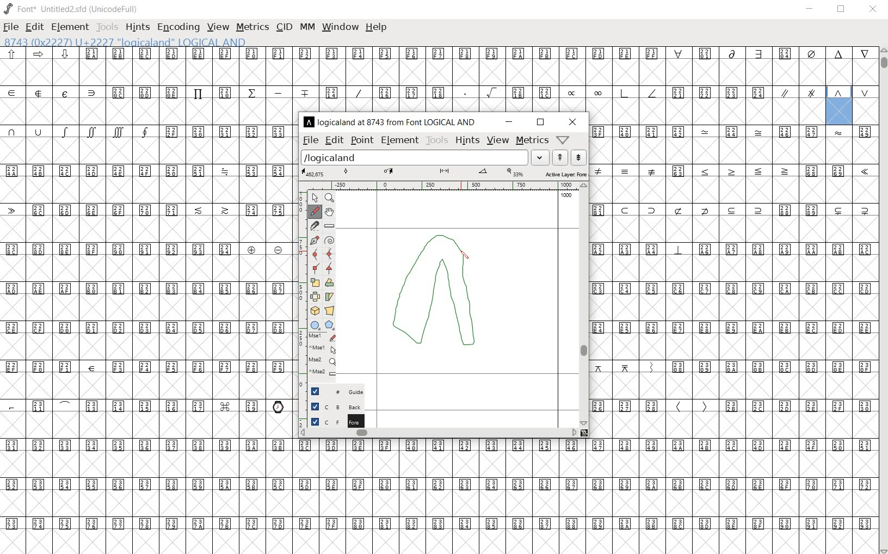 This screenshot has width=888, height=554. I want to click on restore, so click(841, 9).